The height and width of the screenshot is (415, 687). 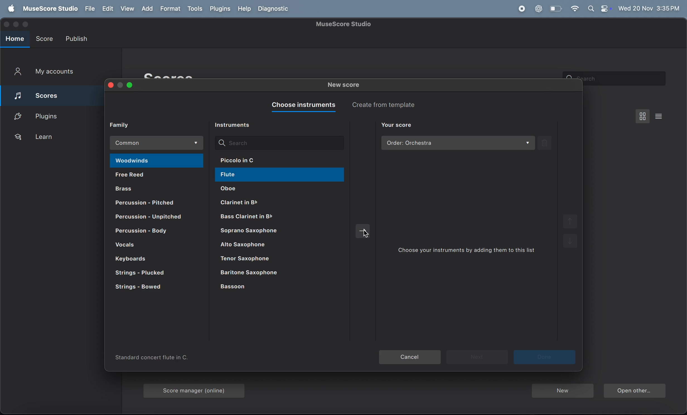 I want to click on maximize, so click(x=130, y=86).